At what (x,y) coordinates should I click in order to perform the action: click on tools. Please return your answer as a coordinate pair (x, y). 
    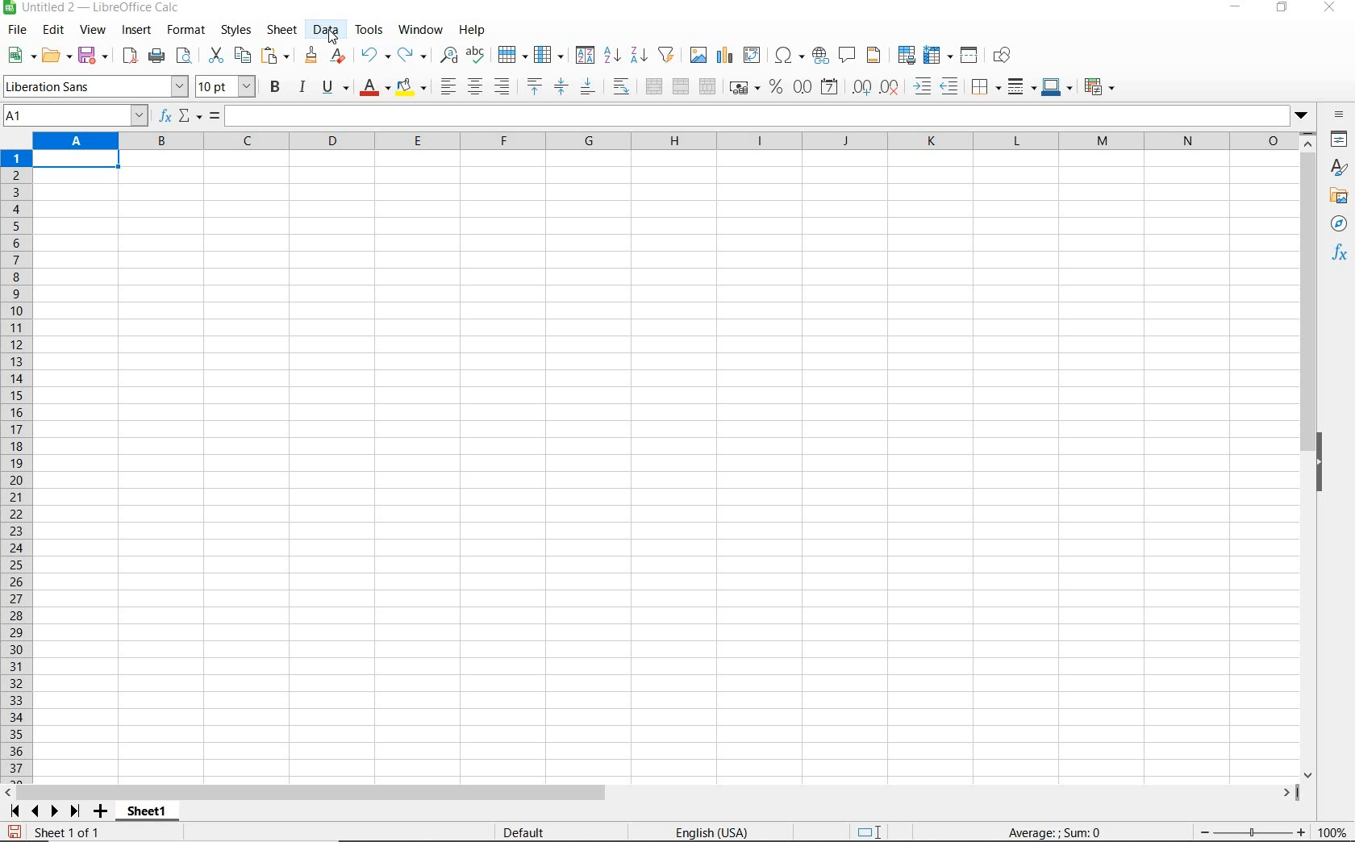
    Looking at the image, I should click on (370, 30).